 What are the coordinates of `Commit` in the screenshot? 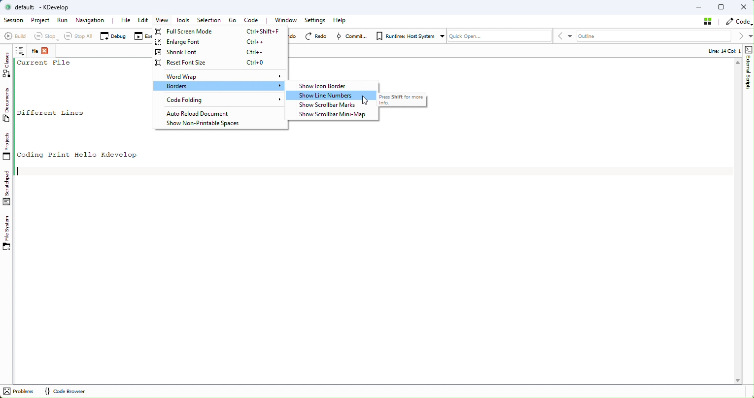 It's located at (353, 36).